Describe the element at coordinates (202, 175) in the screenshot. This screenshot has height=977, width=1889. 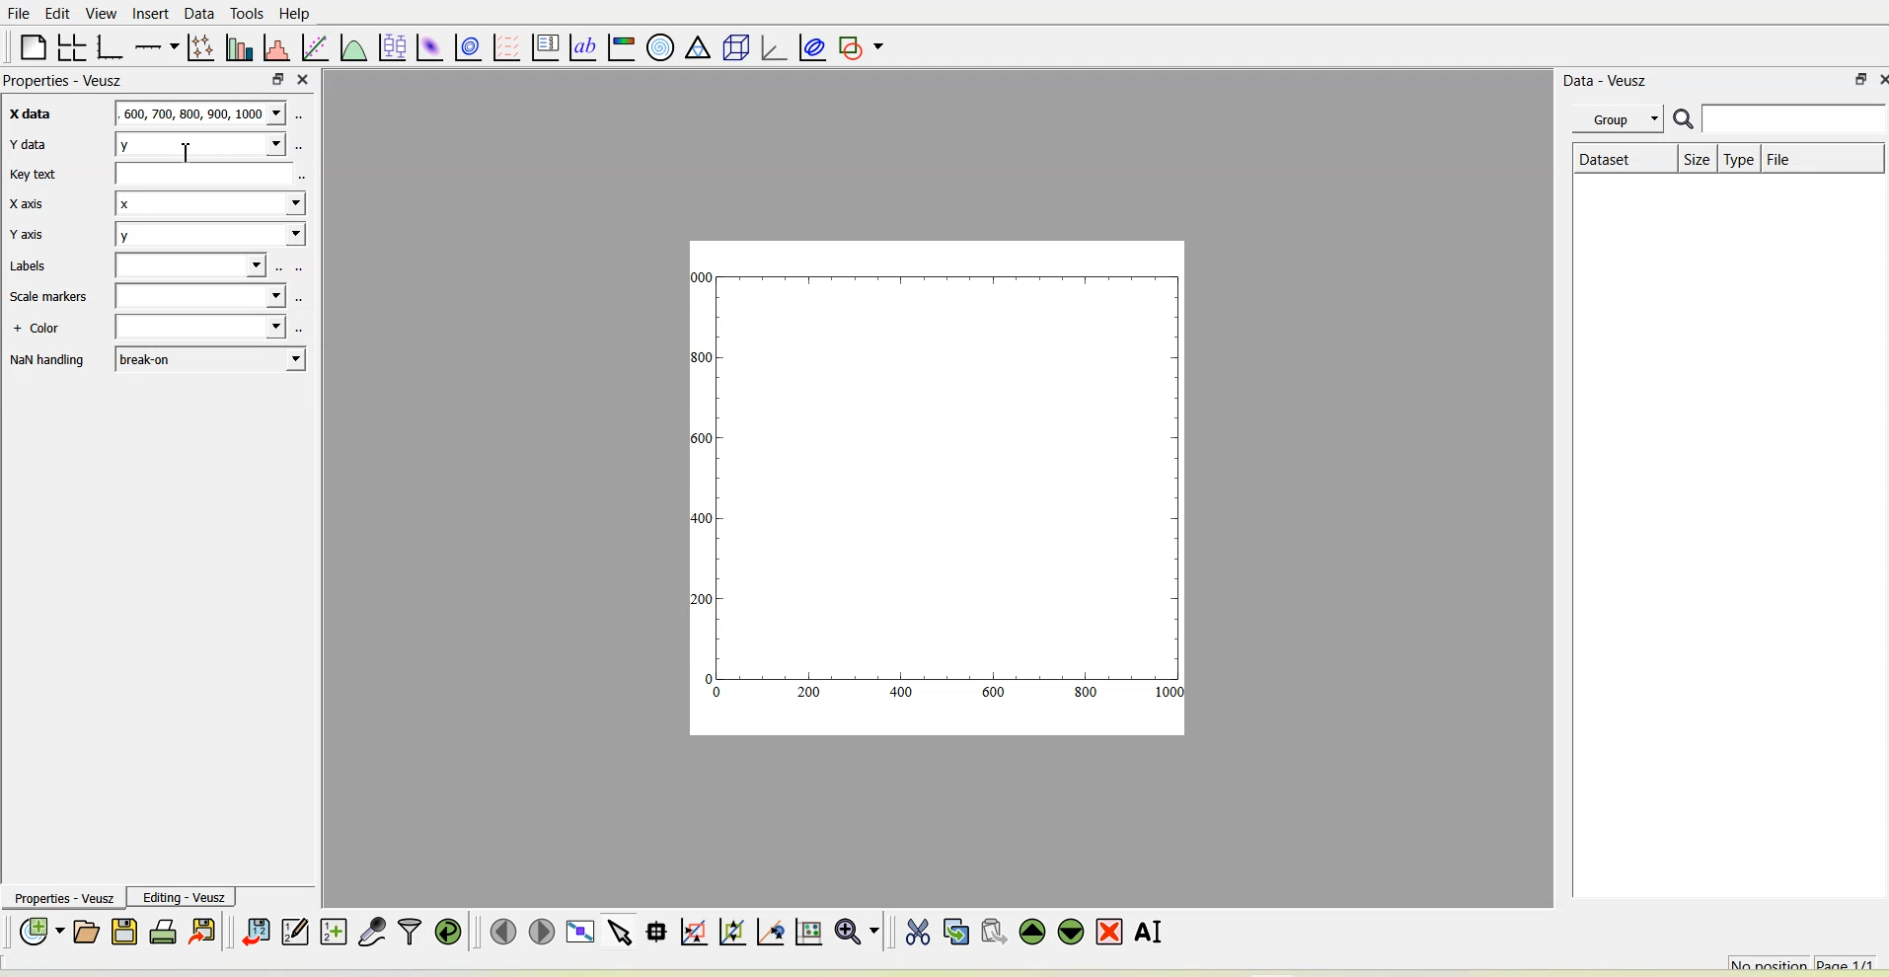
I see `Blank` at that location.